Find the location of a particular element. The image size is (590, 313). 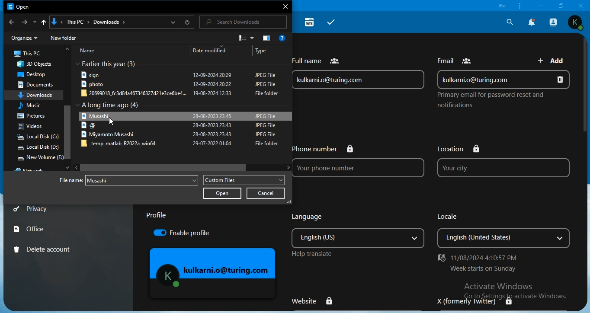

text is located at coordinates (486, 264).